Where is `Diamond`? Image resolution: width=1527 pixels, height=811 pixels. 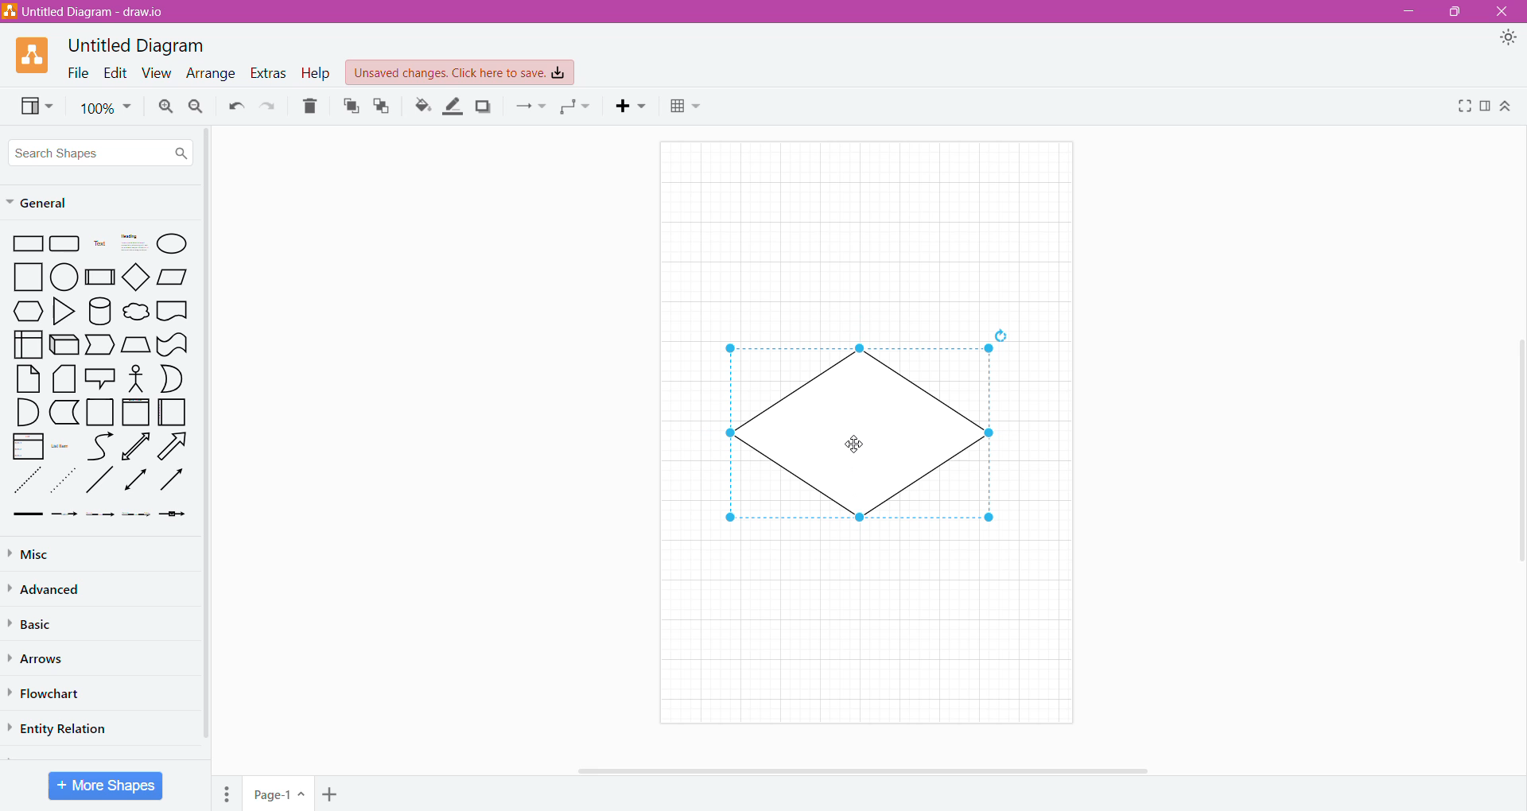 Diamond is located at coordinates (138, 278).